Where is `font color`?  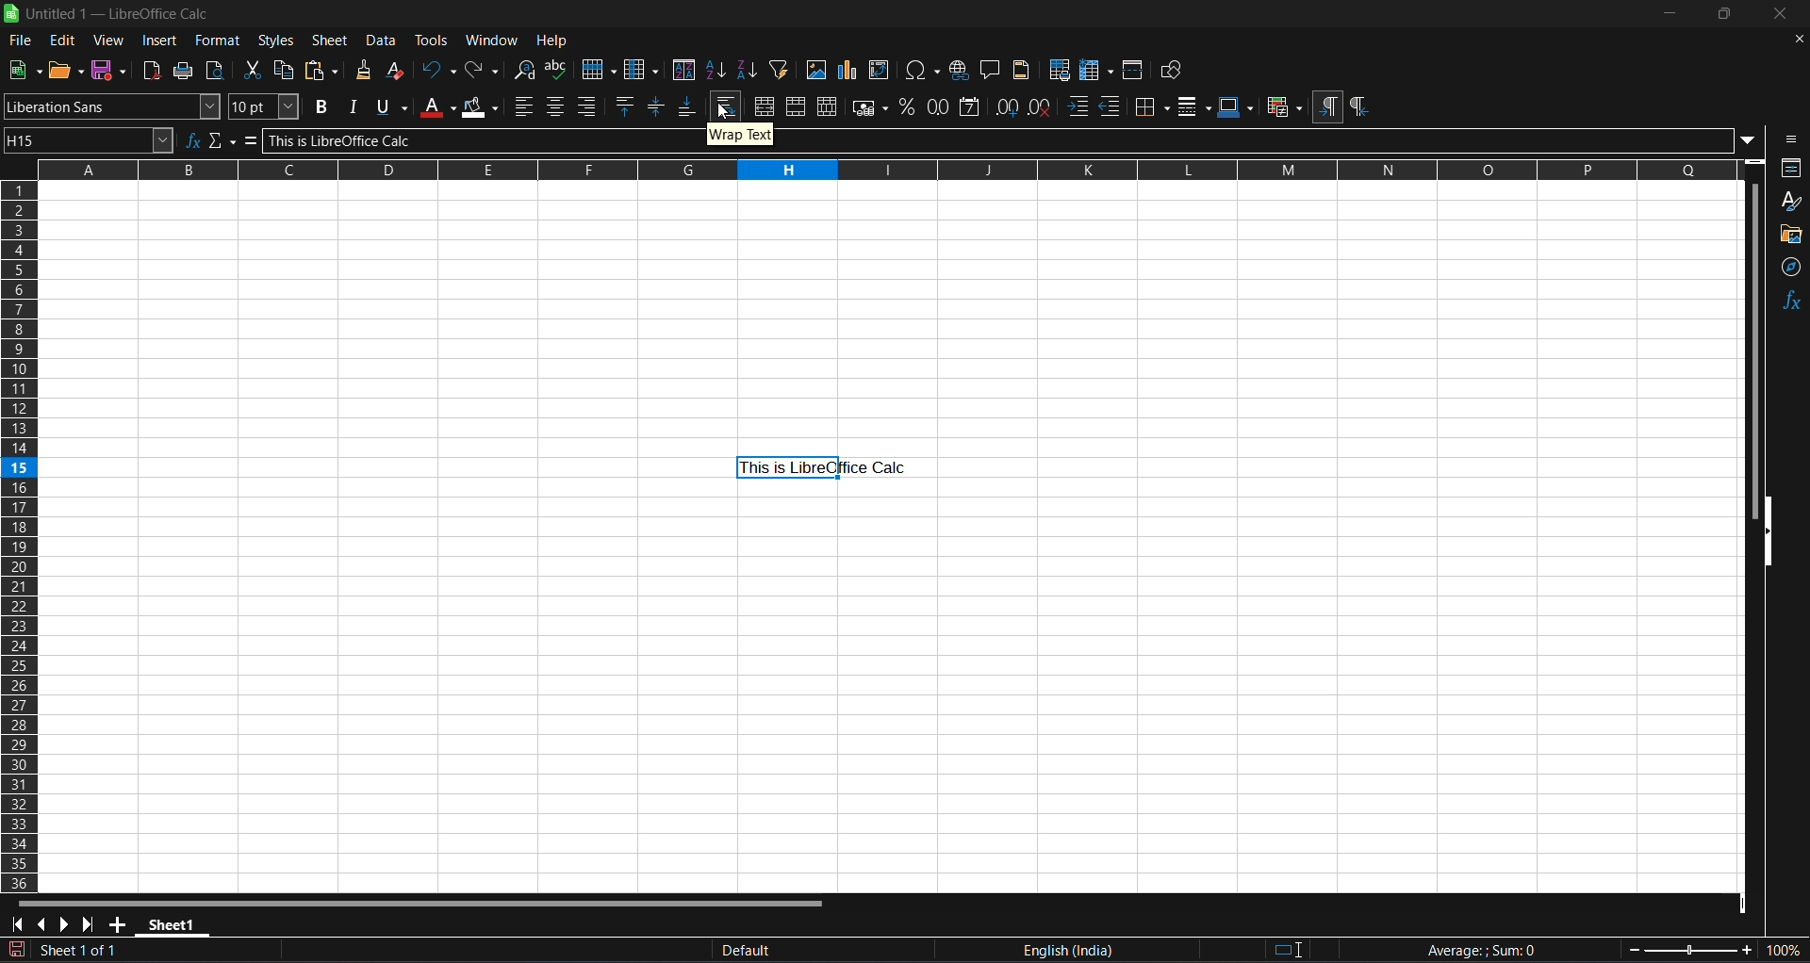
font color is located at coordinates (436, 106).